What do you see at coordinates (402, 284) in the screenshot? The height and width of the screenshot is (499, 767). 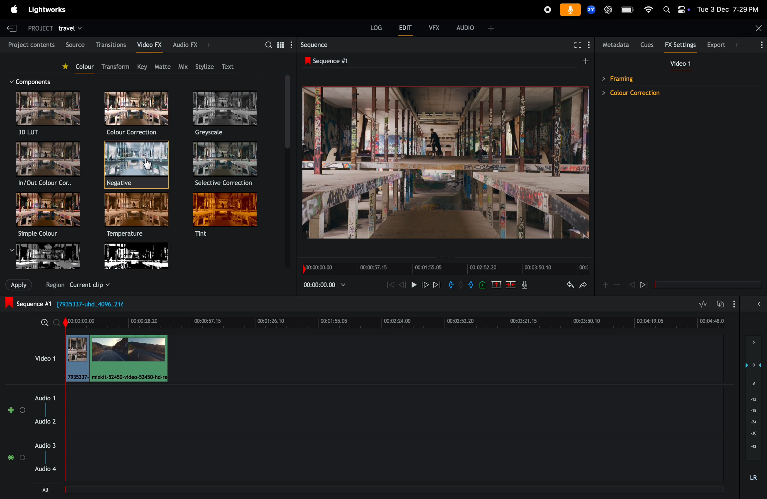 I see `rewind` at bounding box center [402, 284].